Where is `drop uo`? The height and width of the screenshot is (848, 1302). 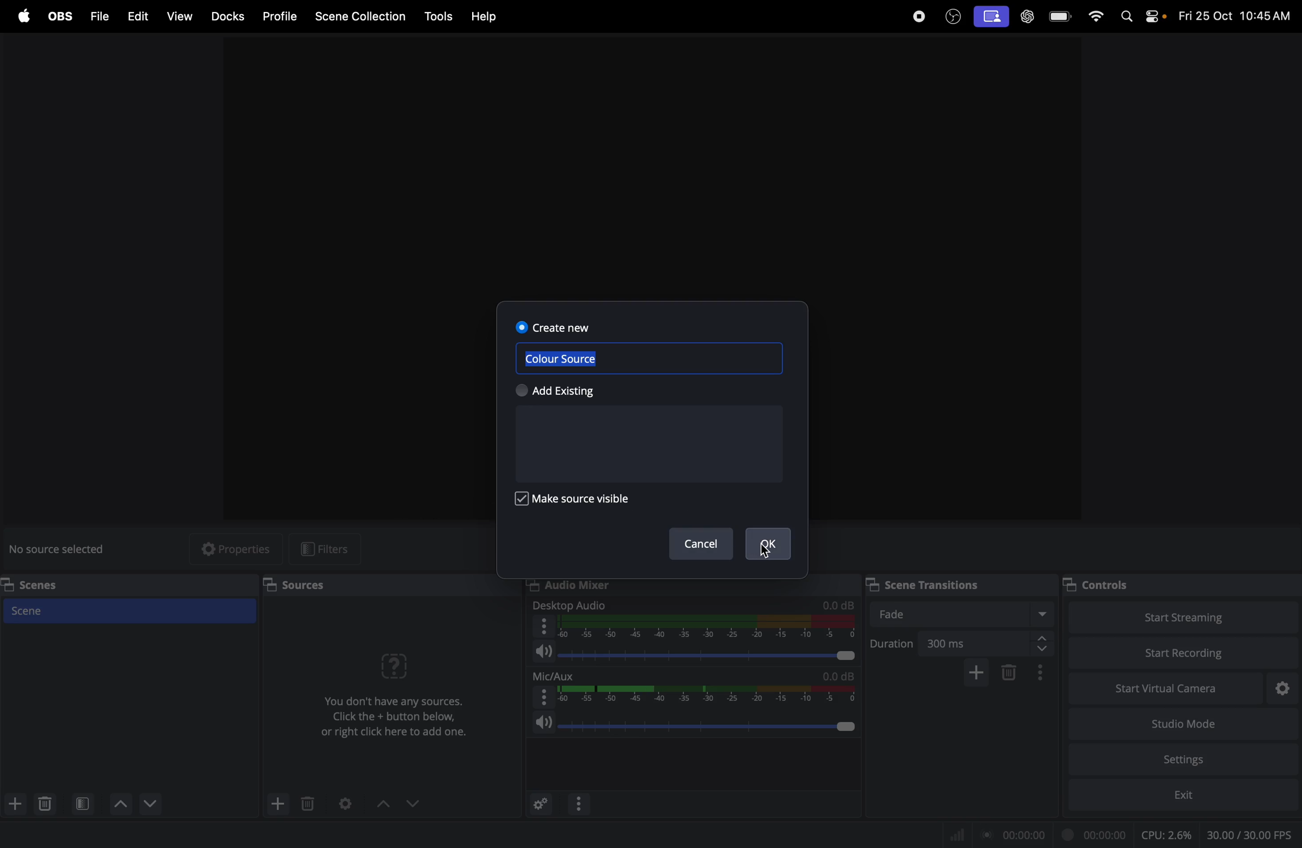 drop uo is located at coordinates (385, 805).